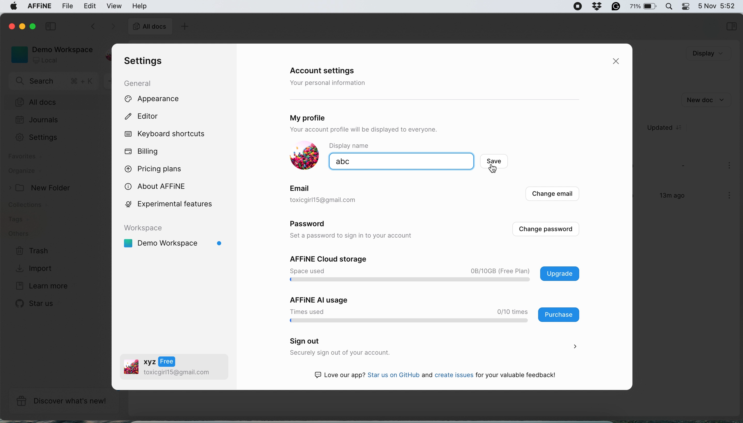  Describe the element at coordinates (24, 172) in the screenshot. I see `organize` at that location.